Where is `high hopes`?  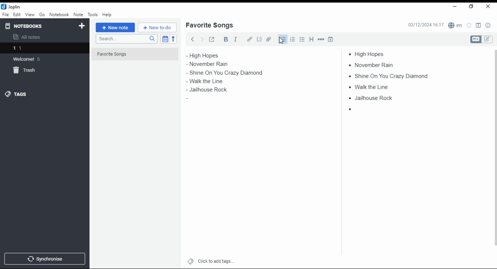 high hopes is located at coordinates (212, 56).